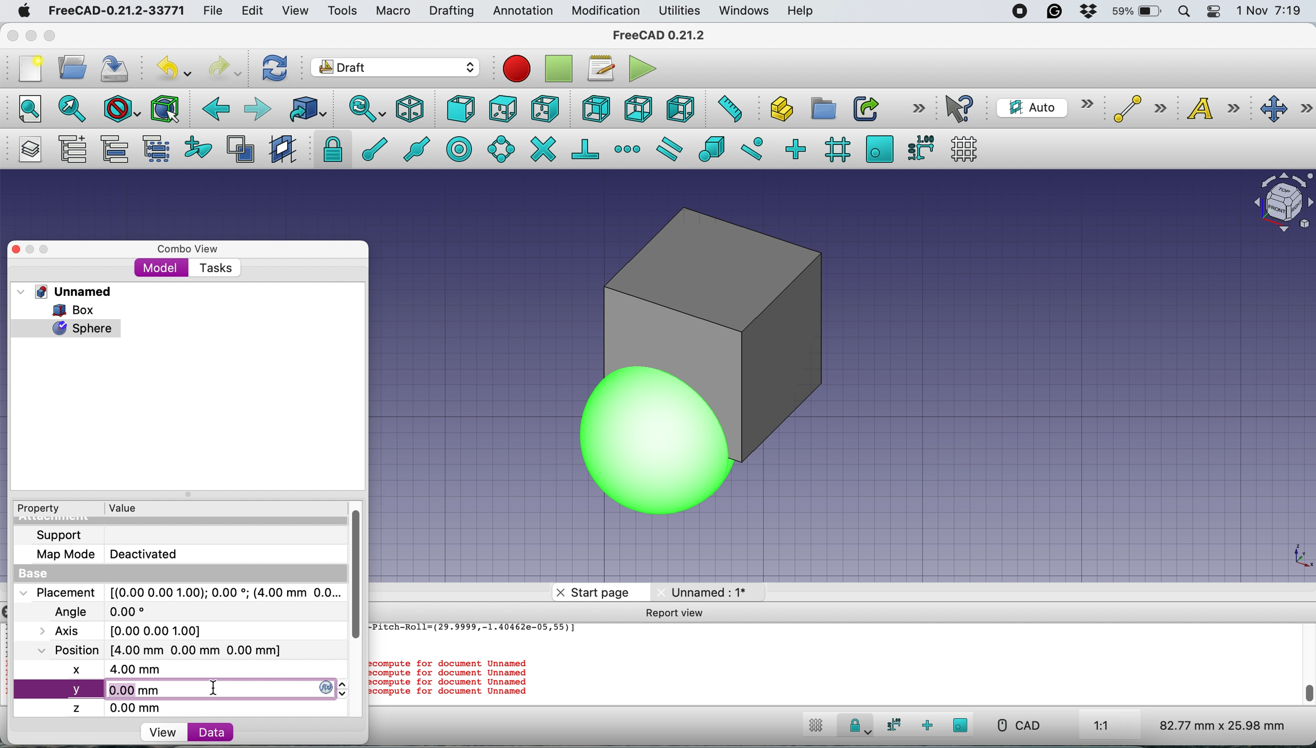  What do you see at coordinates (211, 732) in the screenshot?
I see `data` at bounding box center [211, 732].